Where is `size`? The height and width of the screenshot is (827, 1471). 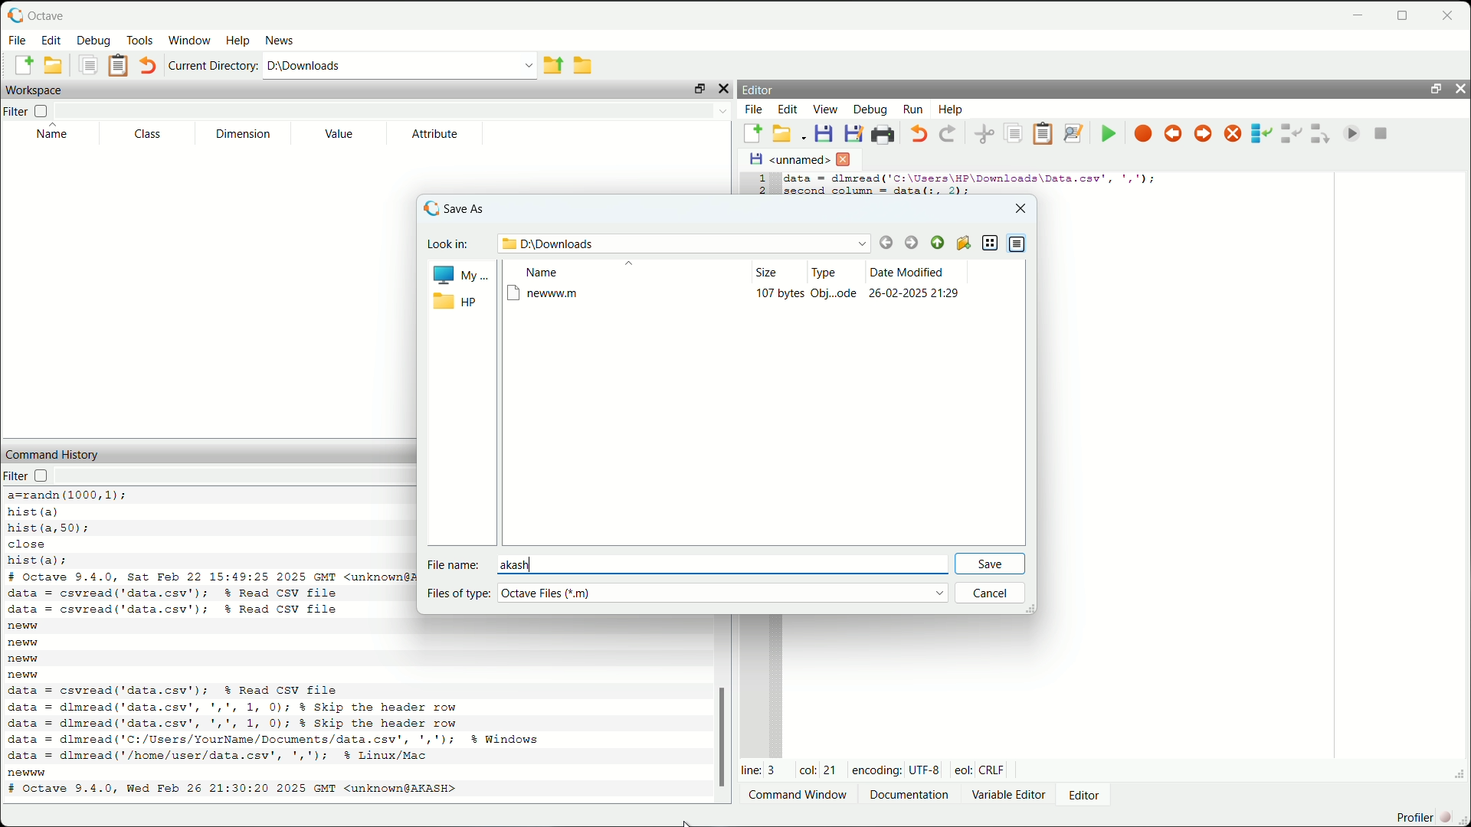 size is located at coordinates (768, 272).